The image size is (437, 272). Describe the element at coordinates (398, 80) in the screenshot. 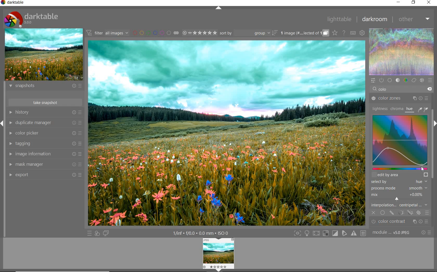

I see `tone` at that location.